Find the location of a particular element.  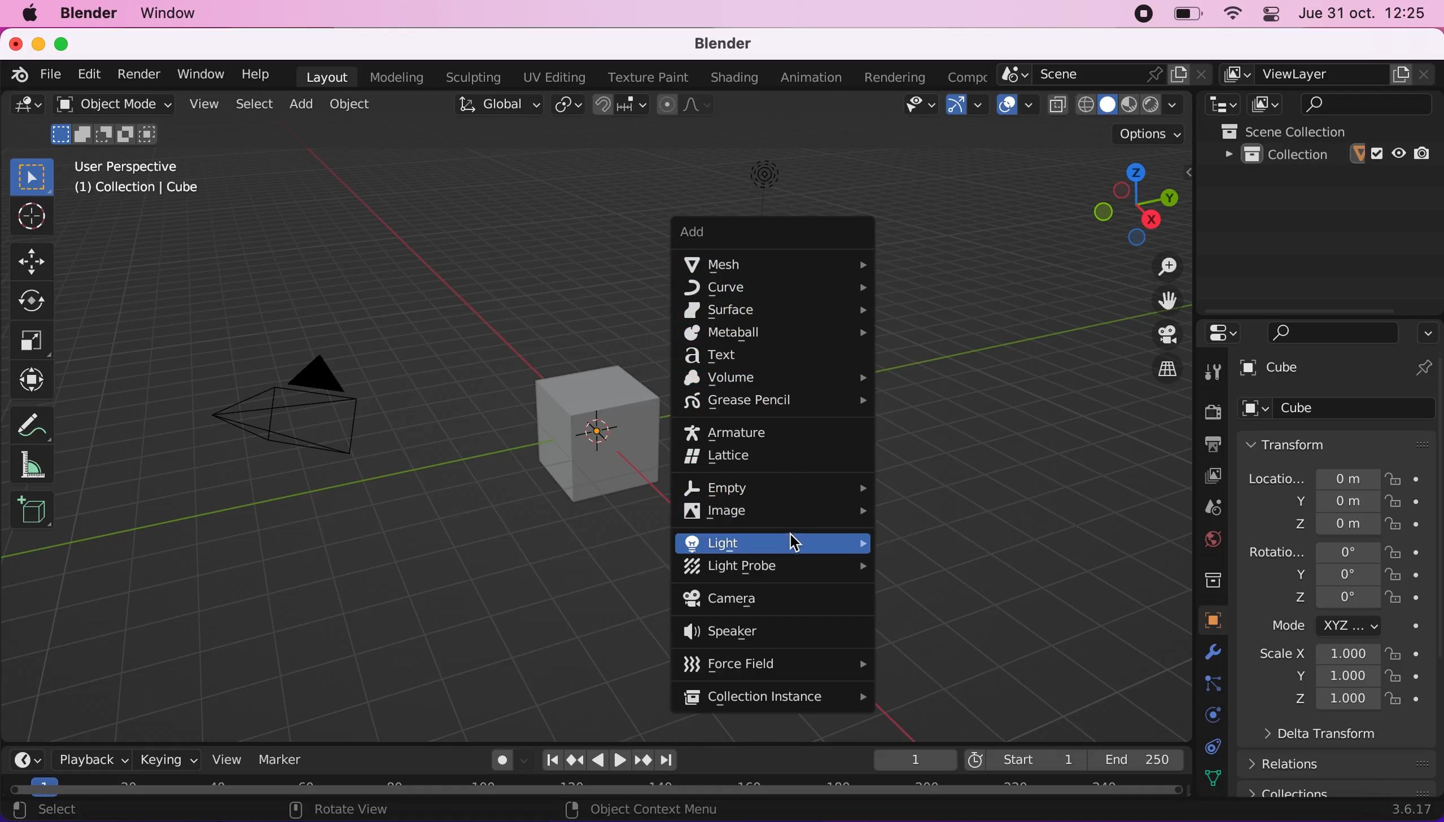

pin is located at coordinates (1423, 369).